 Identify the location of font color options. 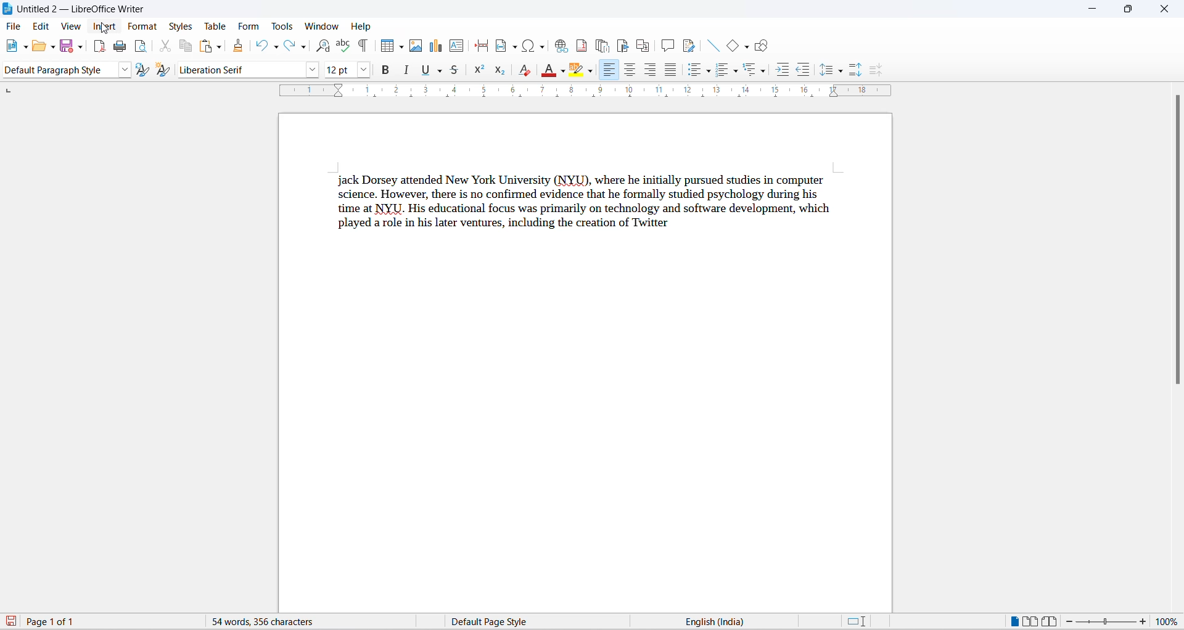
(560, 71).